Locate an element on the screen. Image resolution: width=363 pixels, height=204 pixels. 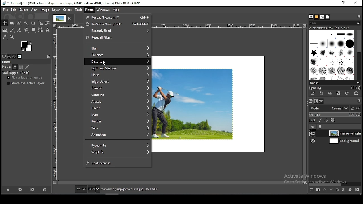
layer visibility on/off is located at coordinates (313, 134).